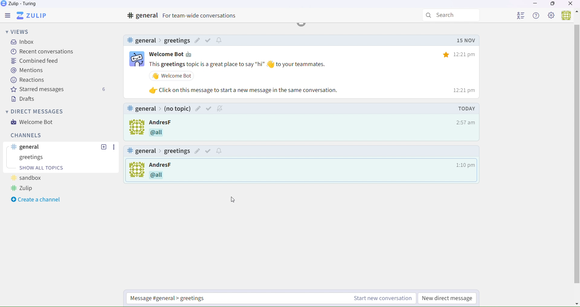  I want to click on horizontal scroll bar, so click(576, 154).